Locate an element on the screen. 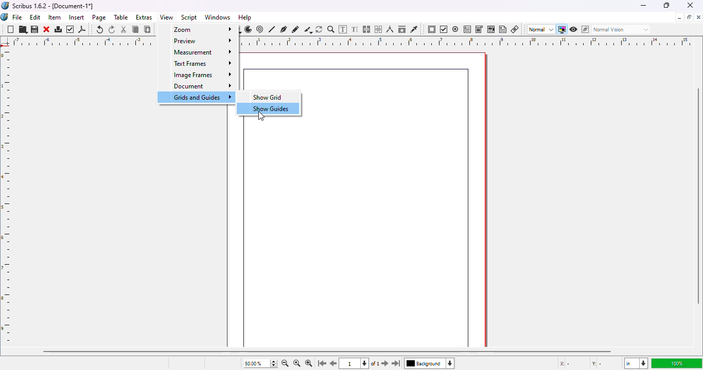 The width and height of the screenshot is (703, 370). PDF combo box is located at coordinates (479, 29).